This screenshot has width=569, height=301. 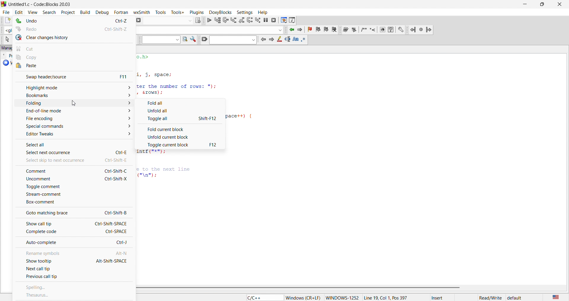 What do you see at coordinates (33, 12) in the screenshot?
I see `view` at bounding box center [33, 12].